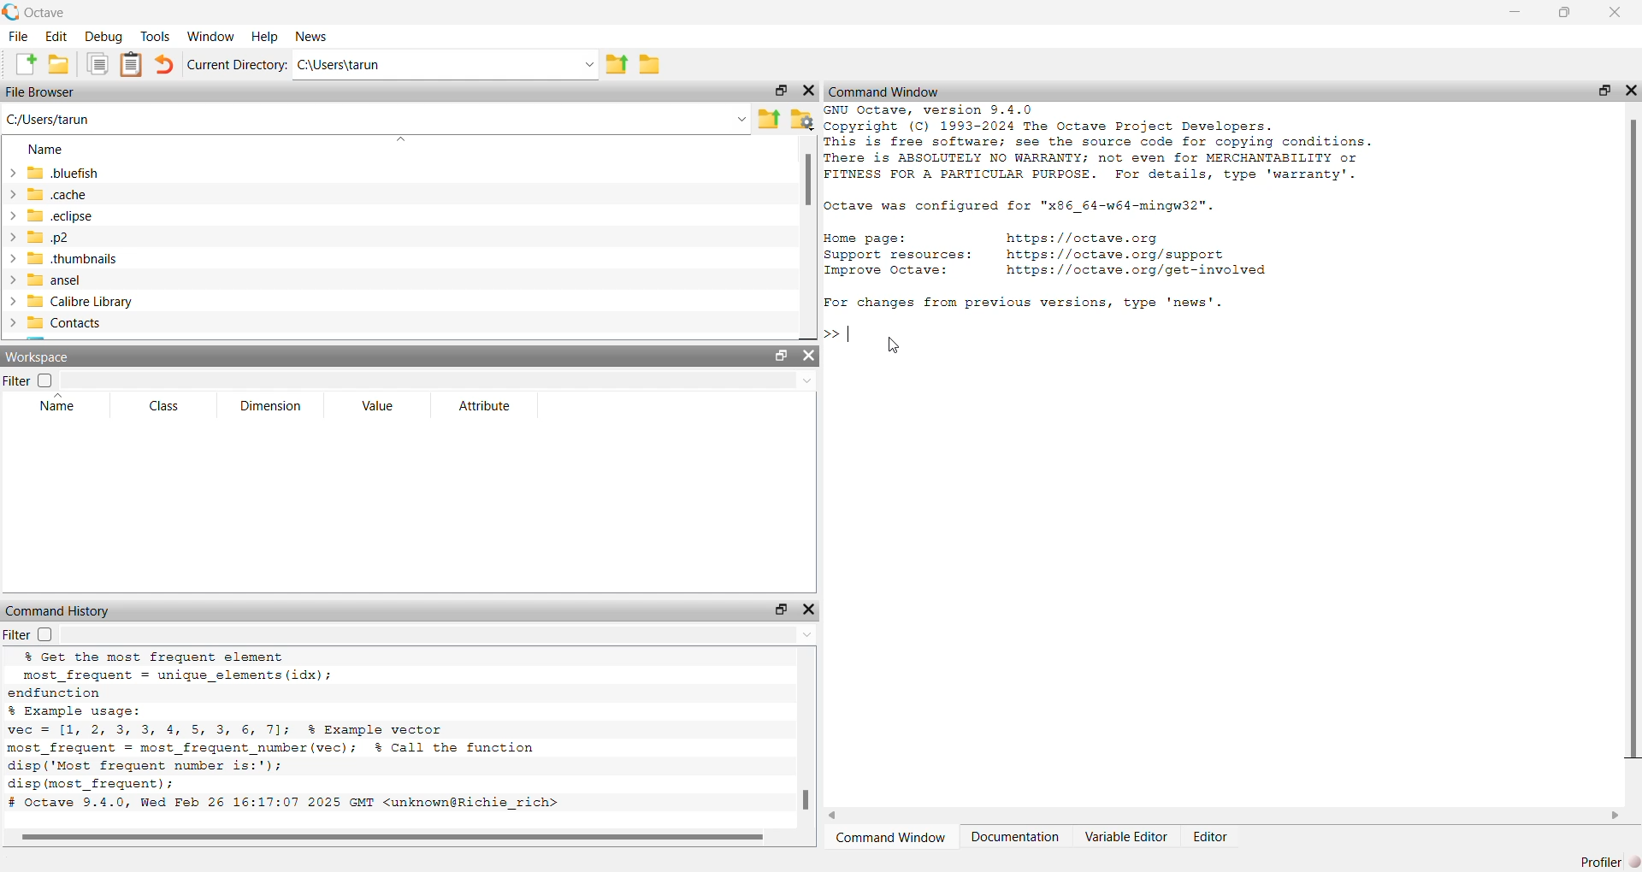 The height and width of the screenshot is (872, 1642). What do you see at coordinates (11, 193) in the screenshot?
I see `expand/collapse` at bounding box center [11, 193].